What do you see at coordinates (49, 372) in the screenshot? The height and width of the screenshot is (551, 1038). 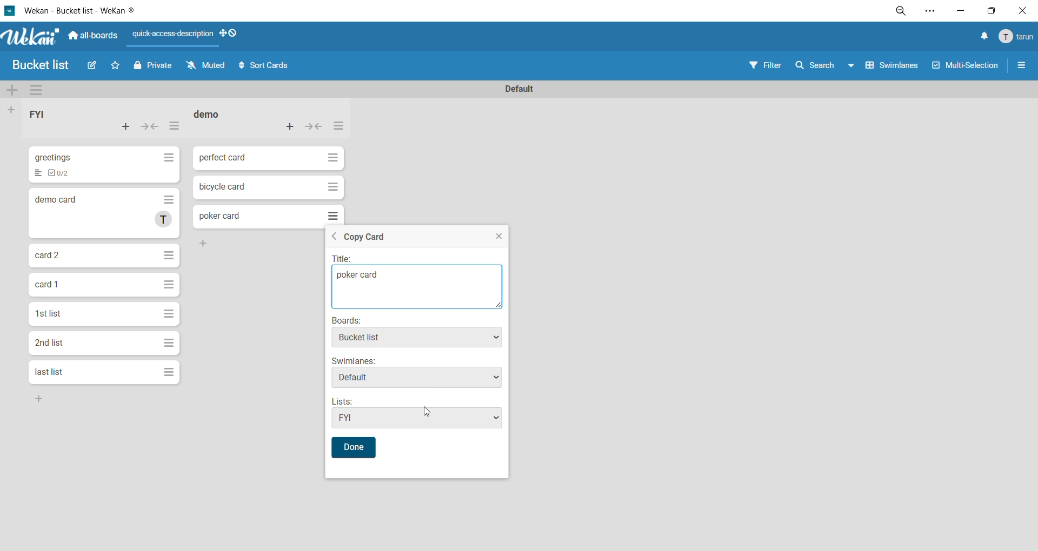 I see `last list` at bounding box center [49, 372].